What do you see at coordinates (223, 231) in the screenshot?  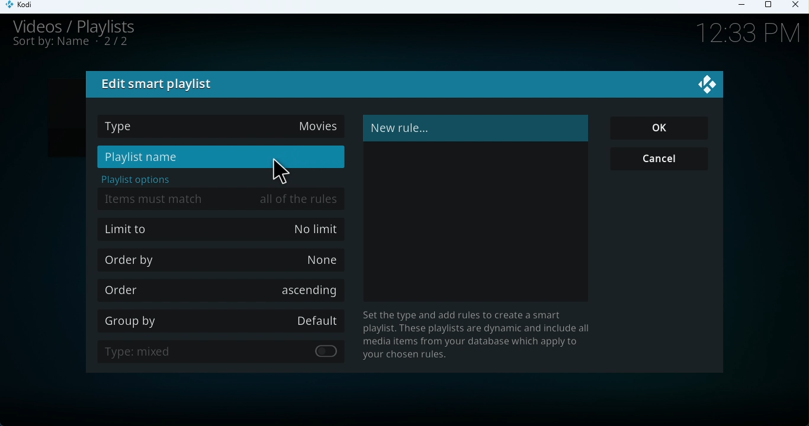 I see `Limit to` at bounding box center [223, 231].